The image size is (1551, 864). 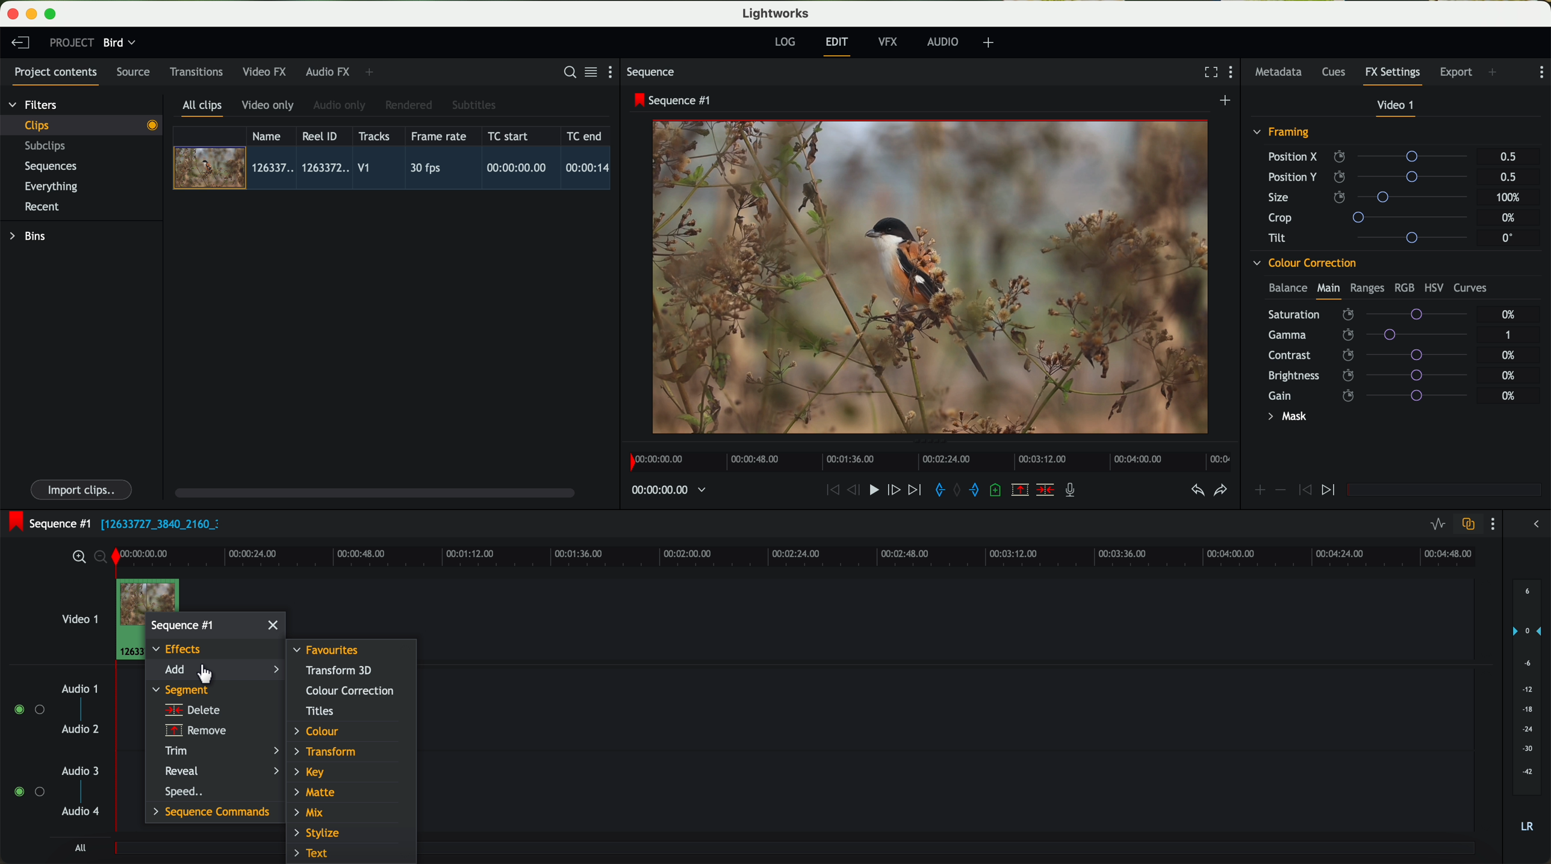 What do you see at coordinates (48, 147) in the screenshot?
I see `subclips` at bounding box center [48, 147].